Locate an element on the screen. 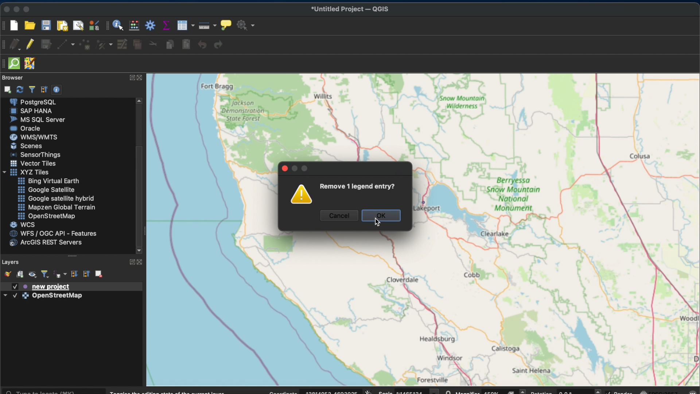 This screenshot has width=700, height=394. show. map tips is located at coordinates (225, 24).